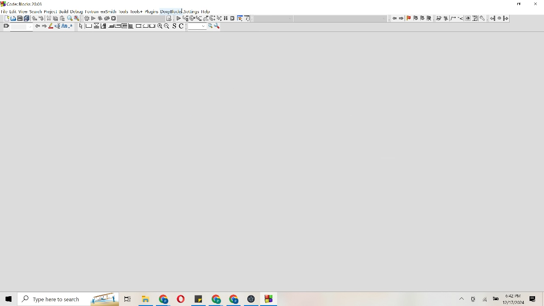  Describe the element at coordinates (70, 18) in the screenshot. I see `Find` at that location.